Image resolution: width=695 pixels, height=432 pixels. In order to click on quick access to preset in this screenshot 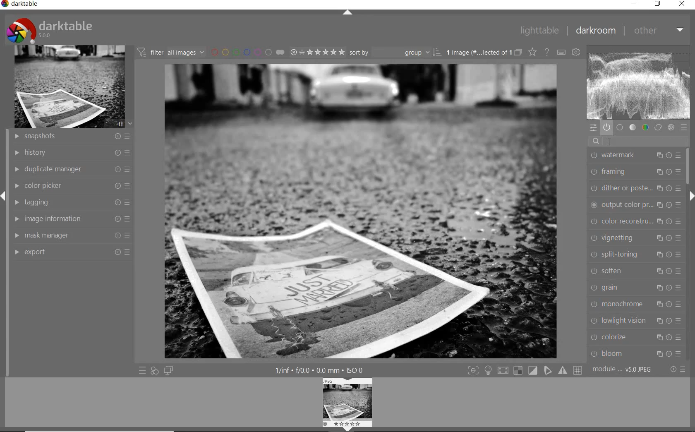, I will do `click(142, 369)`.